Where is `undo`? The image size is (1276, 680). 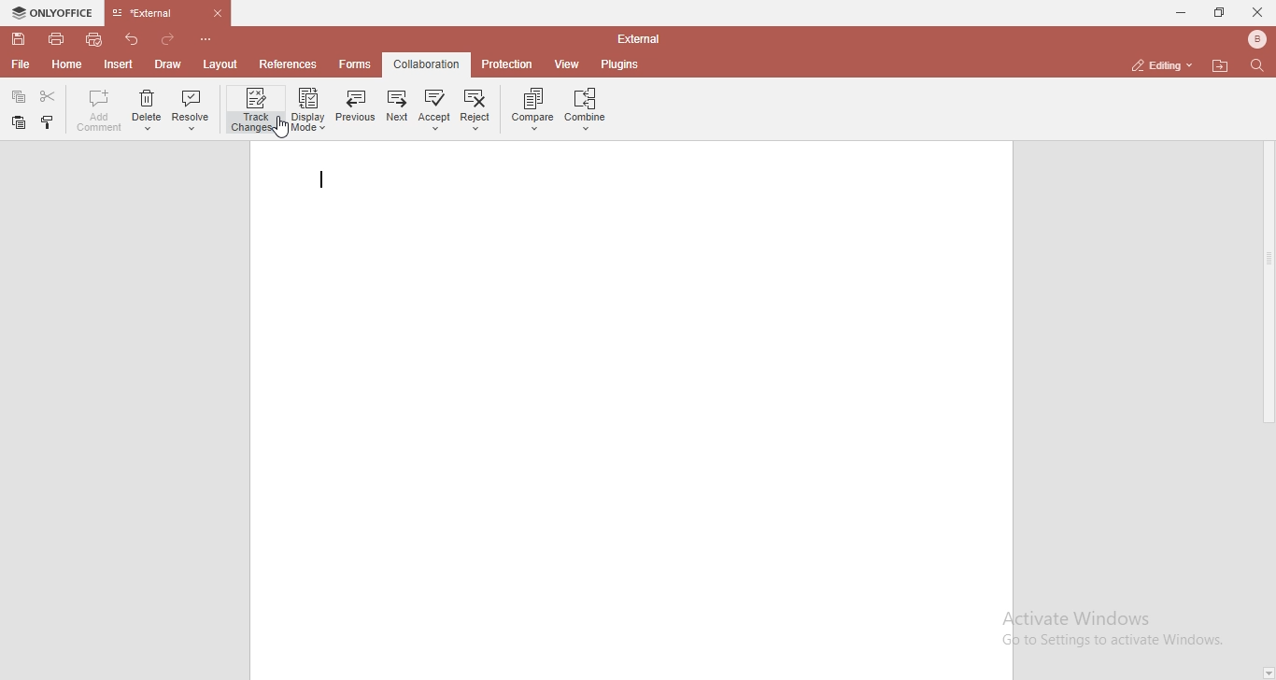
undo is located at coordinates (132, 39).